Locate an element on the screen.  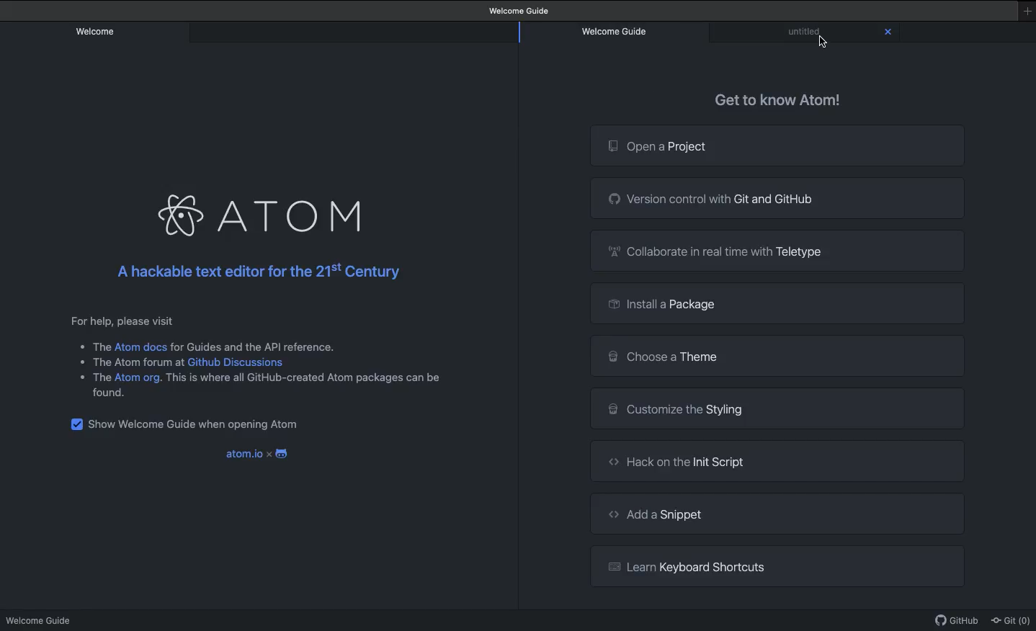
Close is located at coordinates (888, 32).